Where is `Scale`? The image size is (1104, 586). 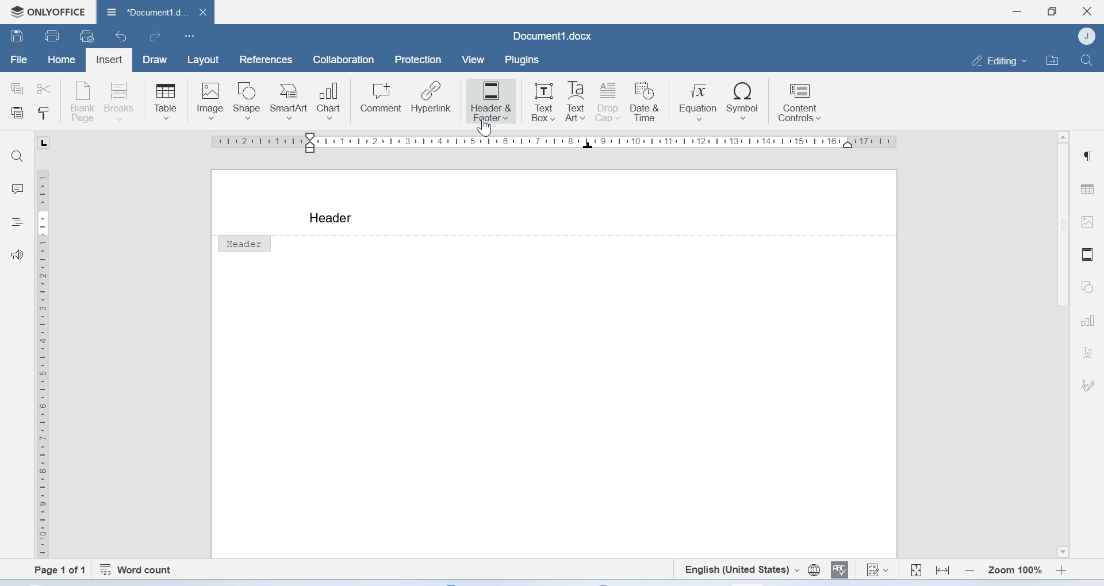 Scale is located at coordinates (553, 145).